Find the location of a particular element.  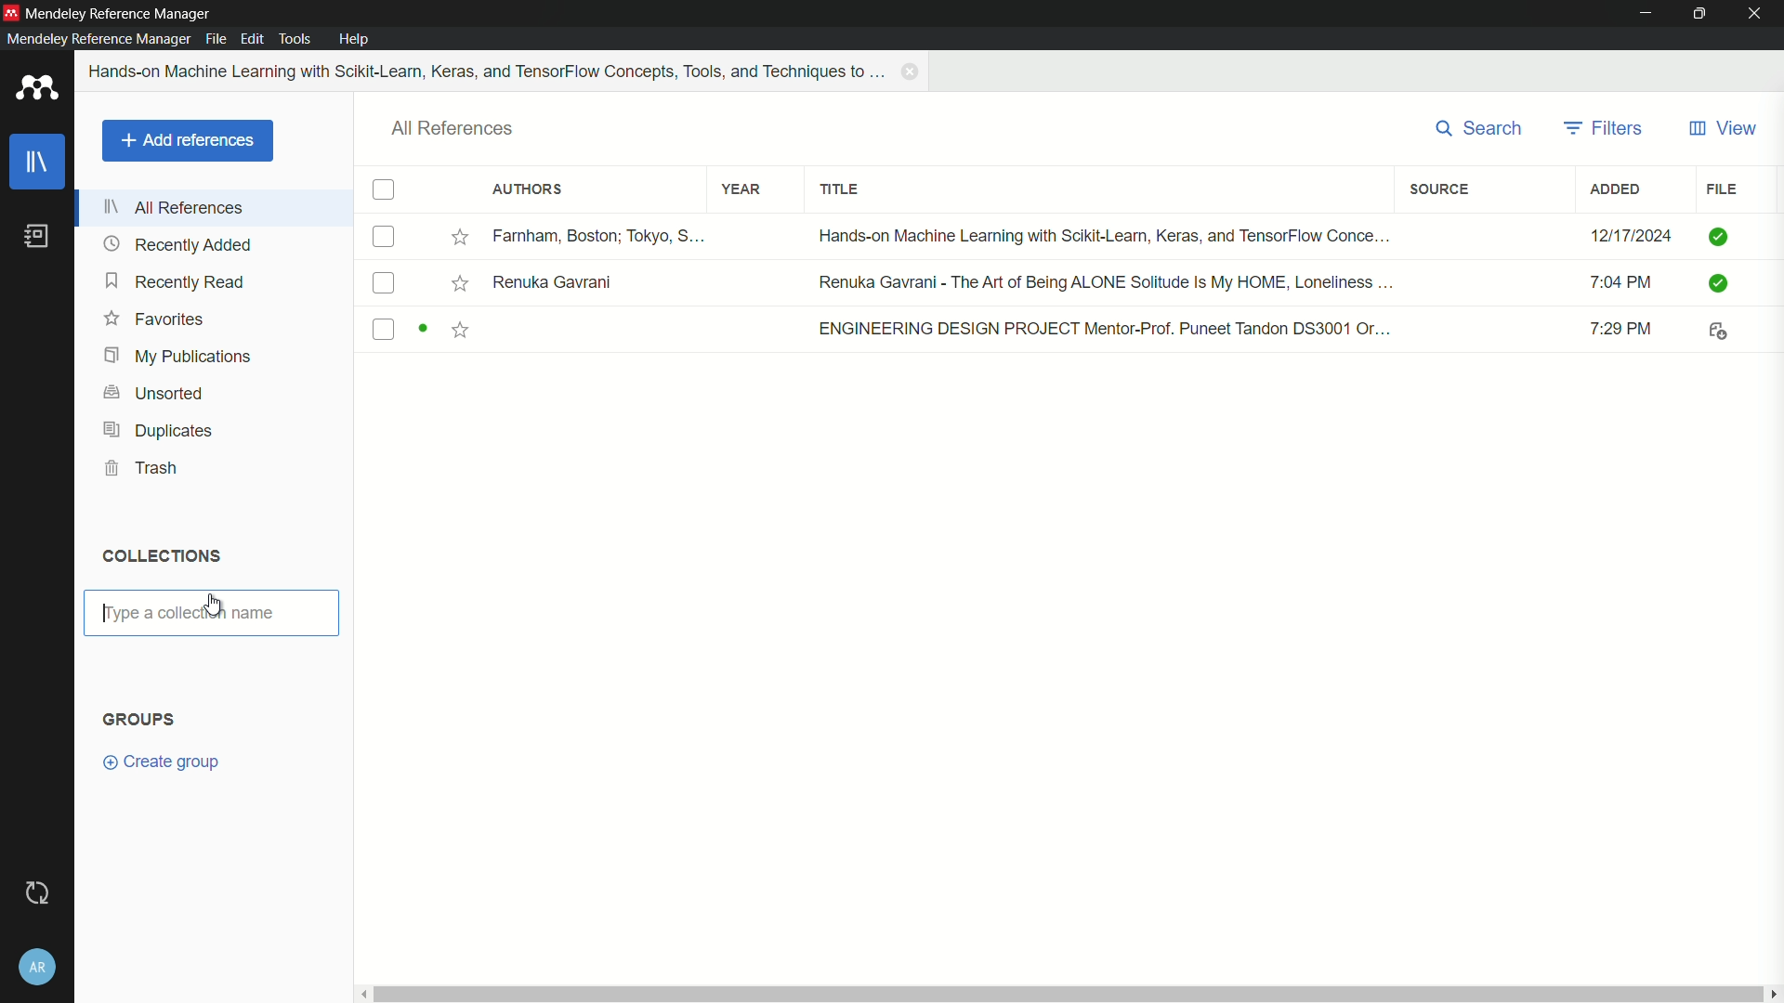

favorites is located at coordinates (154, 319).